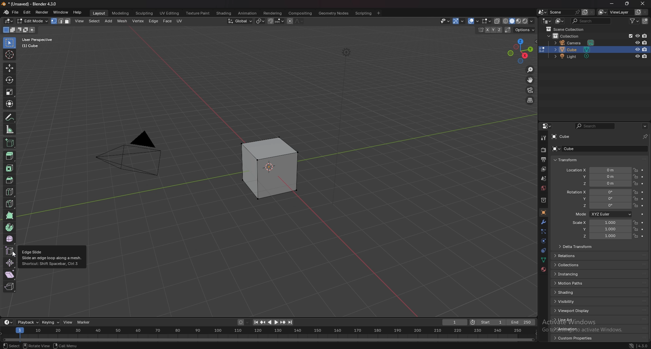 The width and height of the screenshot is (651, 349). Describe the element at coordinates (637, 36) in the screenshot. I see `hide in viewport` at that location.